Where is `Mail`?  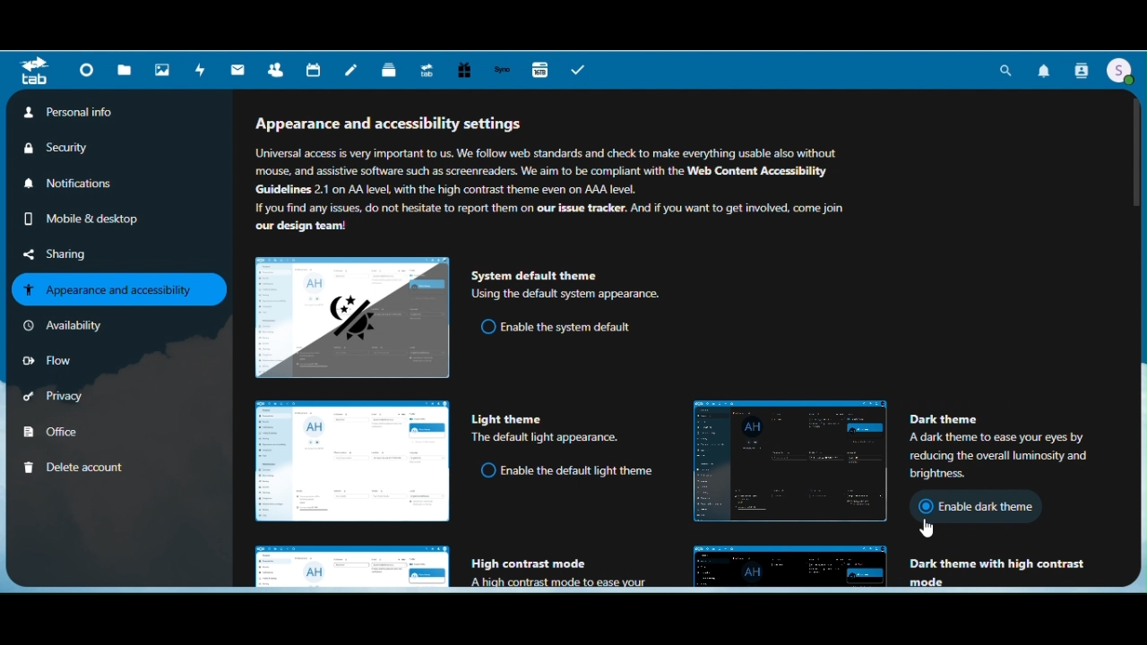
Mail is located at coordinates (237, 71).